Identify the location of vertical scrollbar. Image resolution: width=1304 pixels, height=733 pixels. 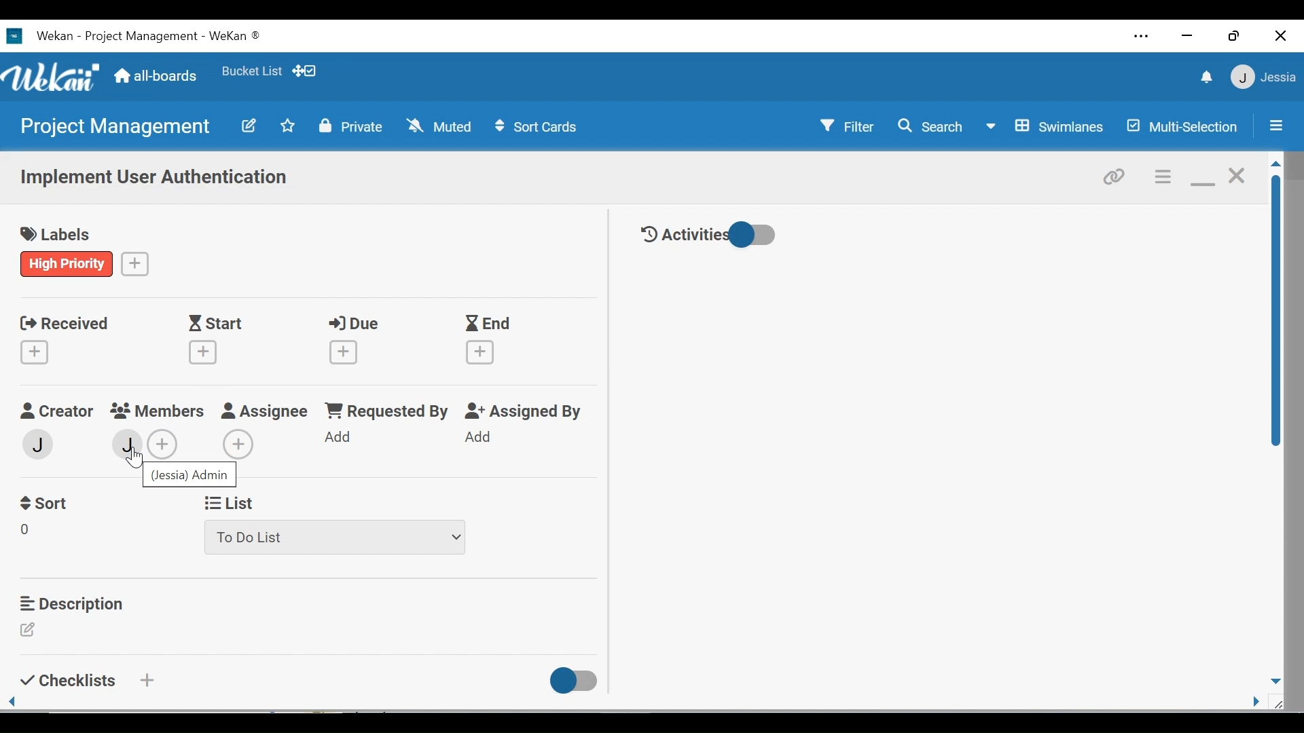
(1276, 311).